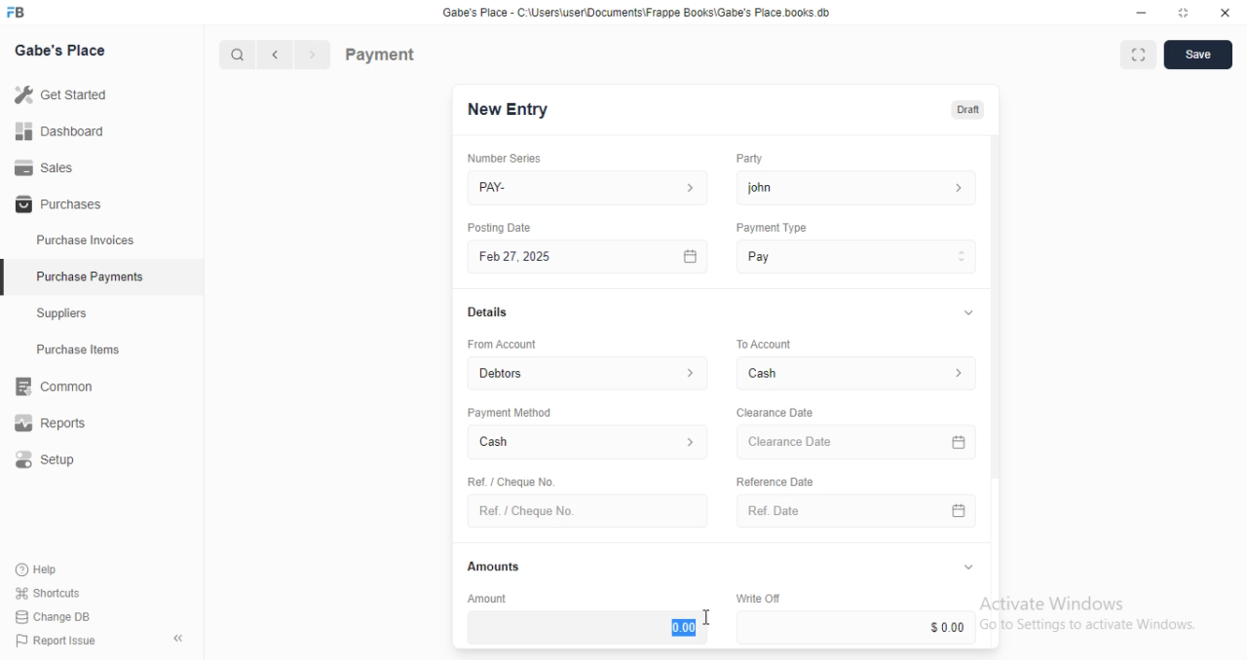  What do you see at coordinates (51, 641) in the screenshot?
I see `Report Issue` at bounding box center [51, 641].